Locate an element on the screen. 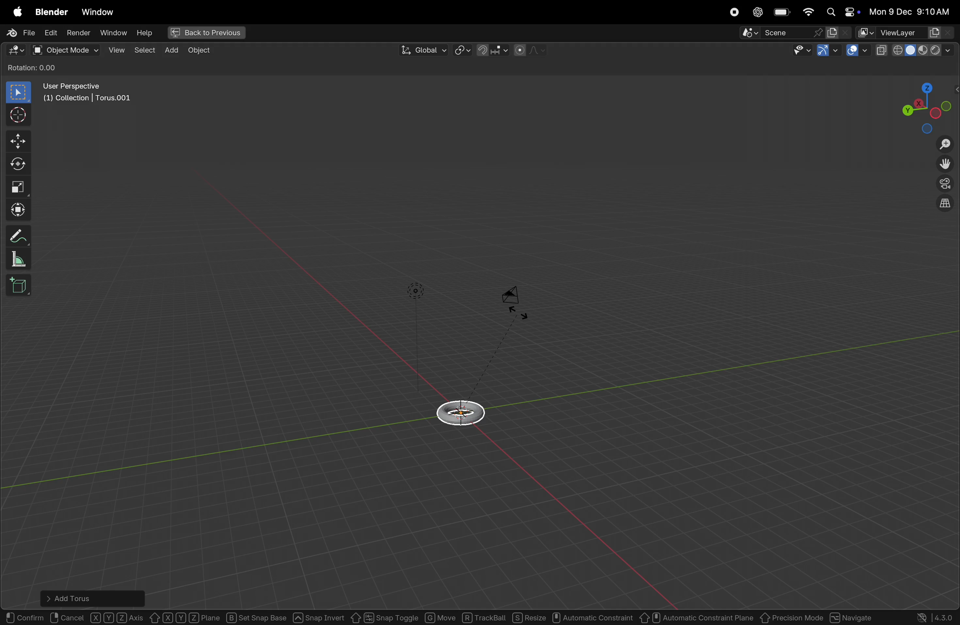 Image resolution: width=960 pixels, height=625 pixels. active workscpace is located at coordinates (866, 32).